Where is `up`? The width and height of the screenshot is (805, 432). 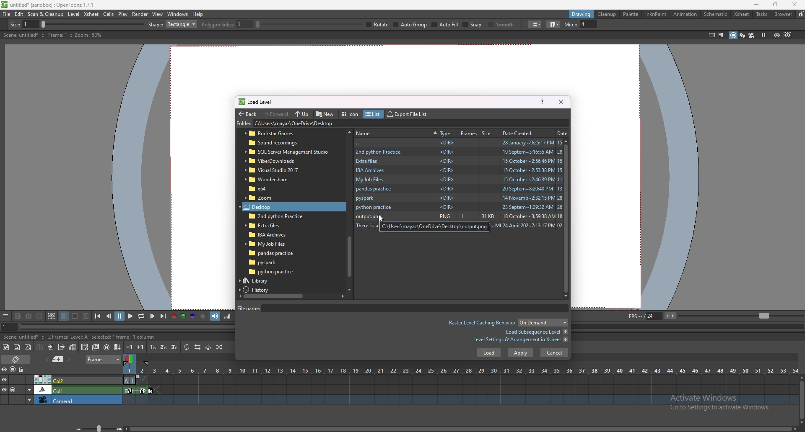
up is located at coordinates (302, 114).